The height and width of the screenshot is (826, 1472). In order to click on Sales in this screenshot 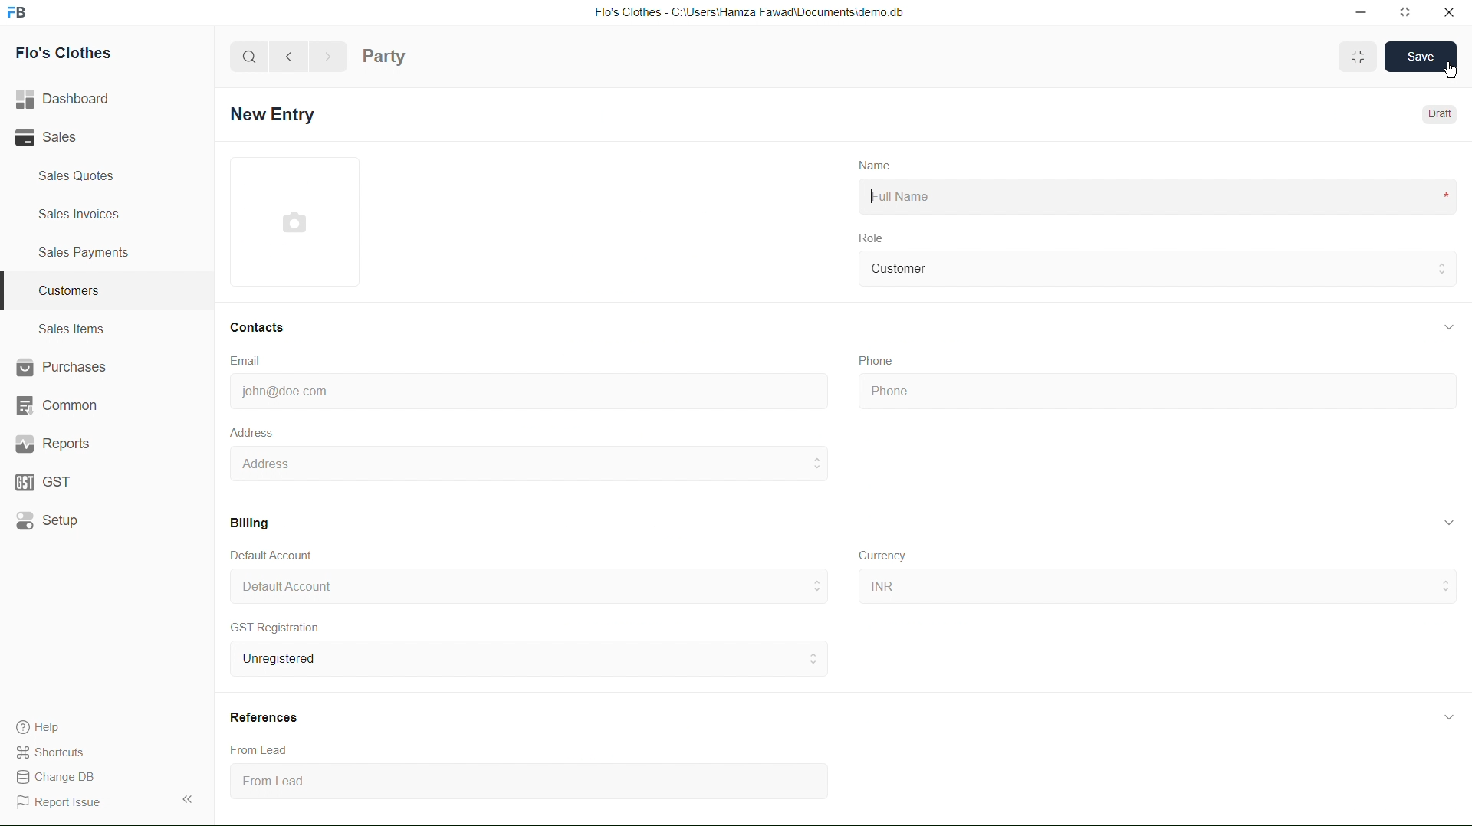, I will do `click(54, 139)`.